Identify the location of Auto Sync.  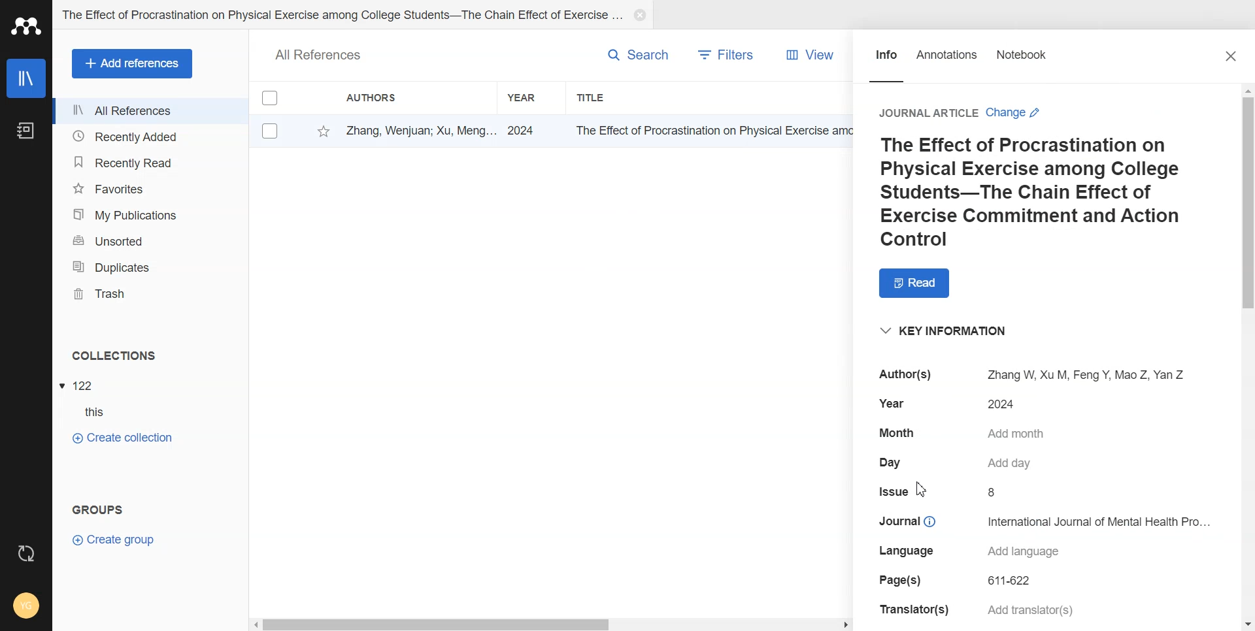
(25, 549).